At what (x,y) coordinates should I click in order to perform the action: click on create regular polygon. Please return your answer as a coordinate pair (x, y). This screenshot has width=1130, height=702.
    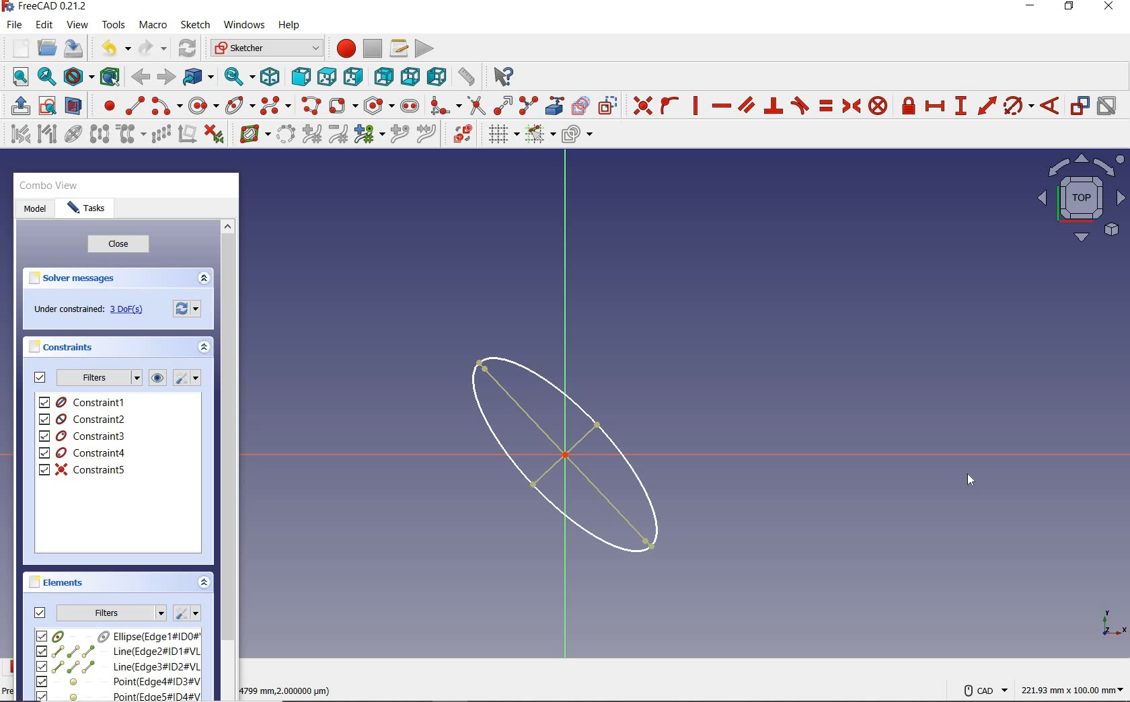
    Looking at the image, I should click on (379, 106).